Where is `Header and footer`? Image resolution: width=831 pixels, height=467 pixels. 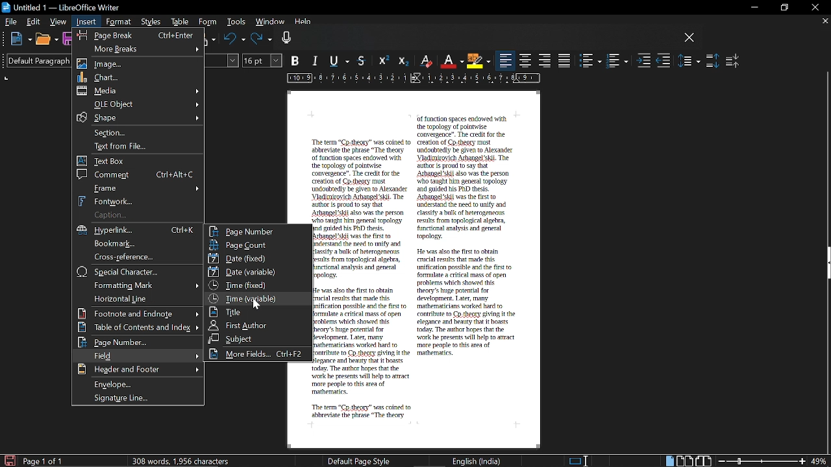 Header and footer is located at coordinates (137, 370).